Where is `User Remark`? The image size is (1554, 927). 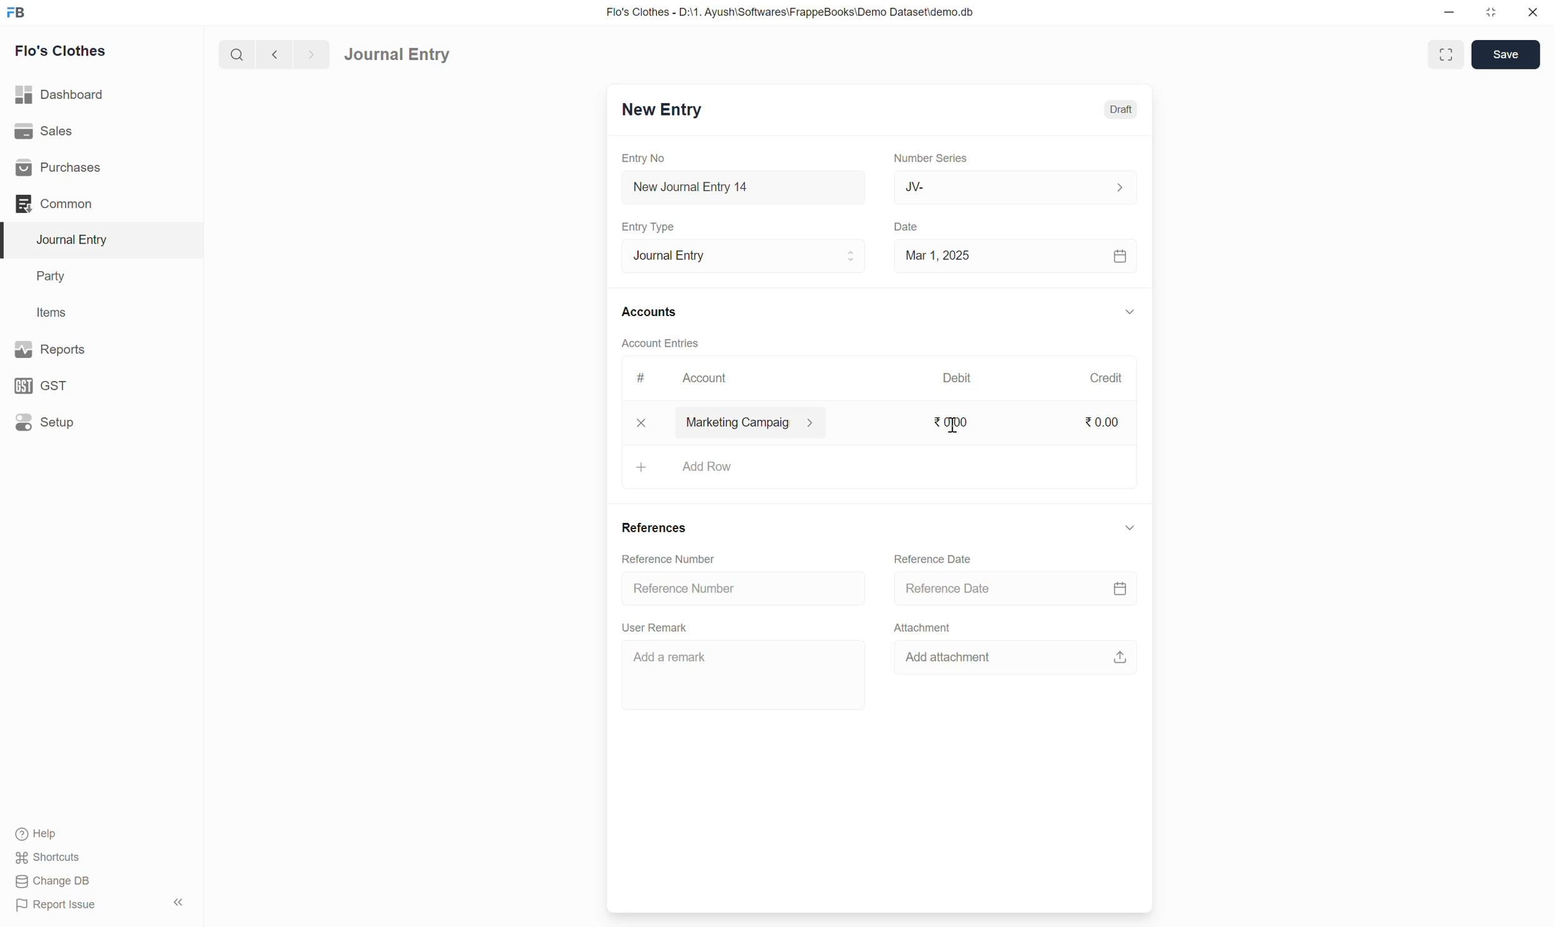 User Remark is located at coordinates (658, 627).